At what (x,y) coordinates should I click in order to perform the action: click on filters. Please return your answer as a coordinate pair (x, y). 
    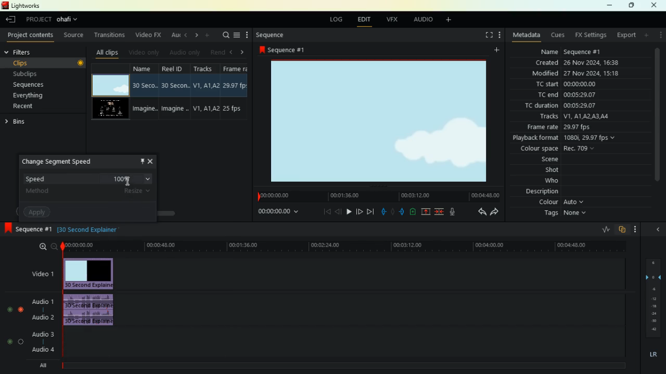
    Looking at the image, I should click on (30, 51).